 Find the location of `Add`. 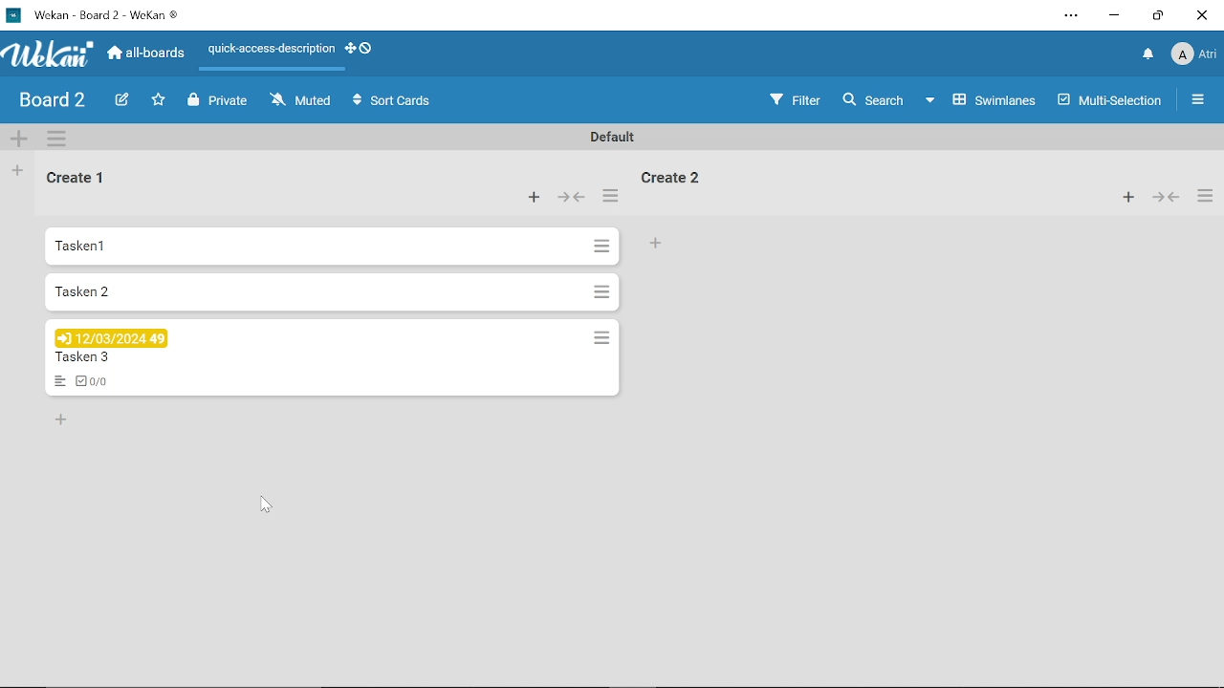

Add is located at coordinates (18, 169).